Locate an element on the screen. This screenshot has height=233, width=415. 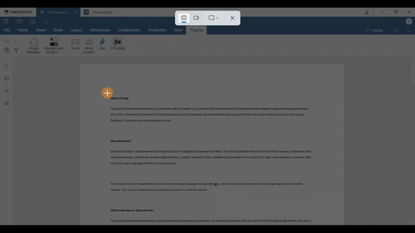
Background plugins is located at coordinates (54, 47).